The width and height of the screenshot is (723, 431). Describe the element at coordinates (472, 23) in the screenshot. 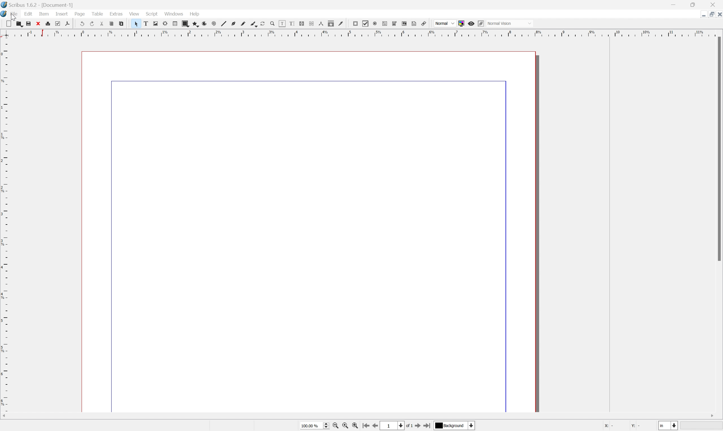

I see `Preview mode` at that location.